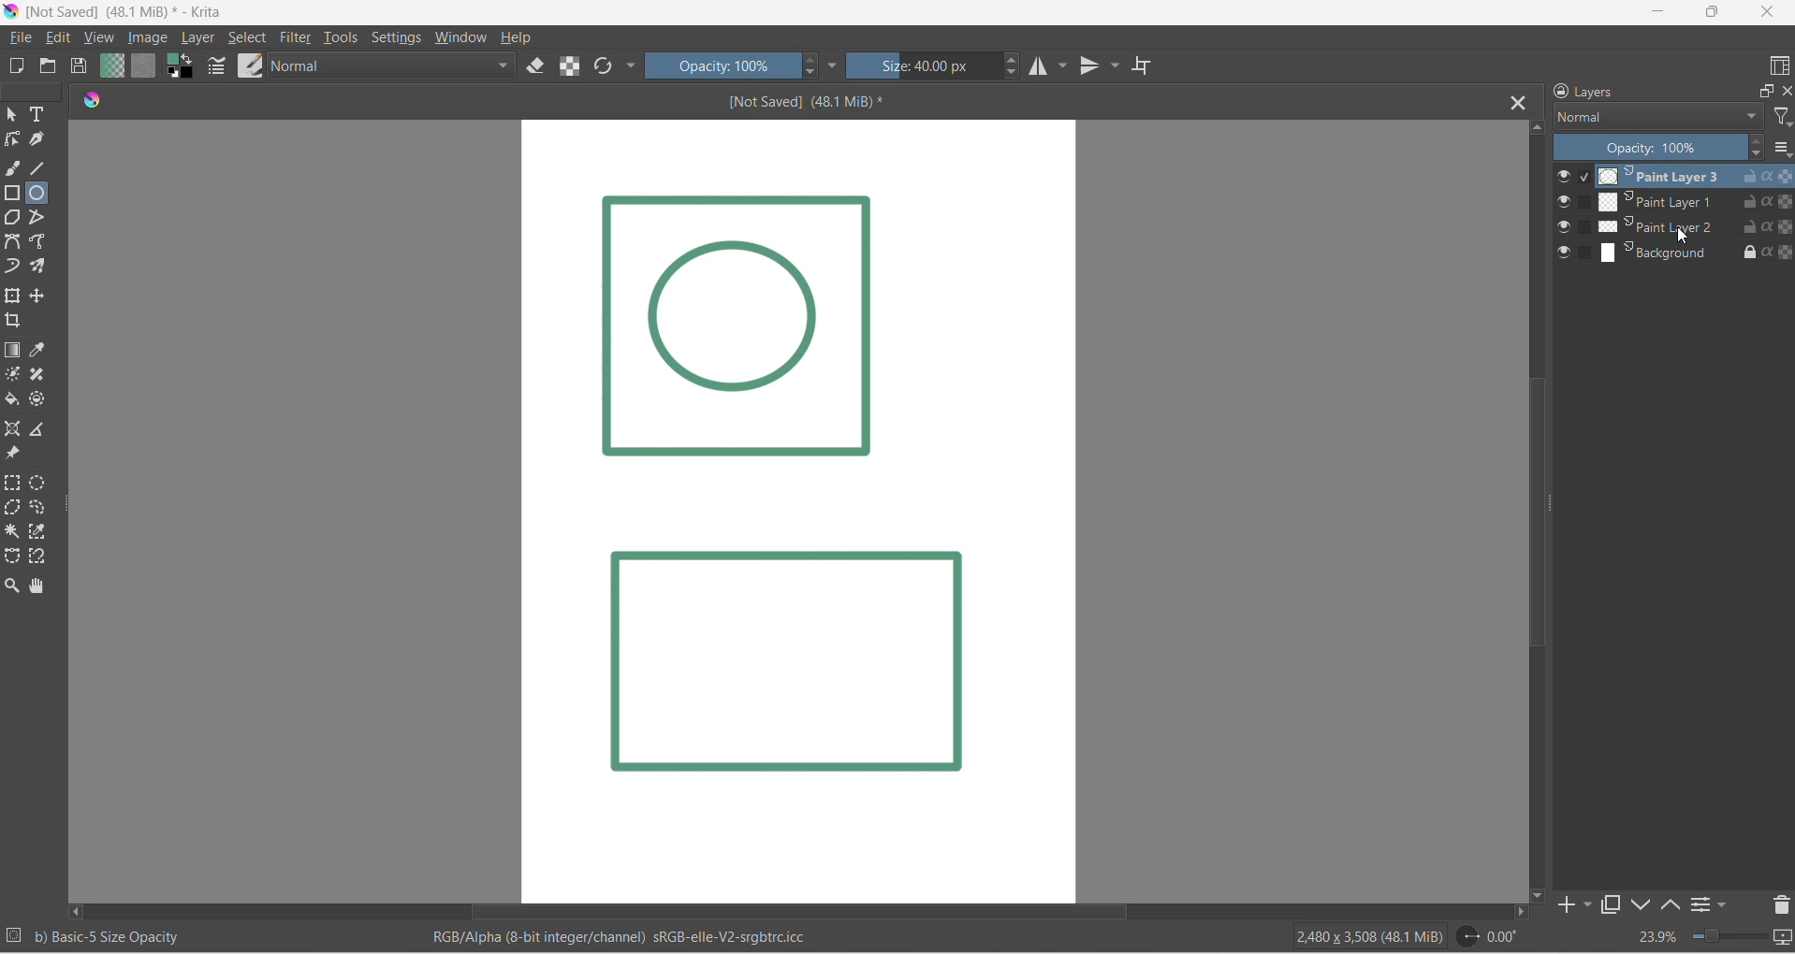 This screenshot has height=954, width=1795. Describe the element at coordinates (249, 66) in the screenshot. I see `brush preset` at that location.